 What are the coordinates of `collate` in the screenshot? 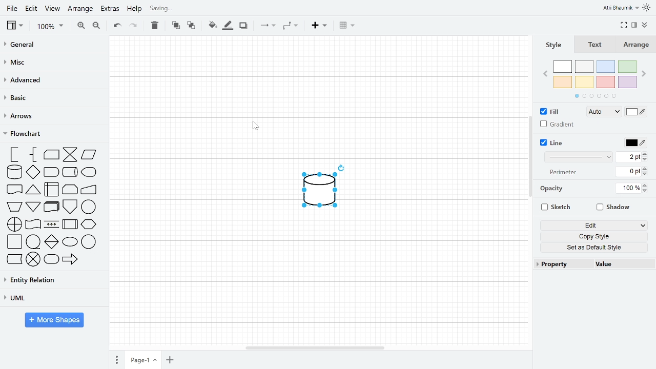 It's located at (70, 155).